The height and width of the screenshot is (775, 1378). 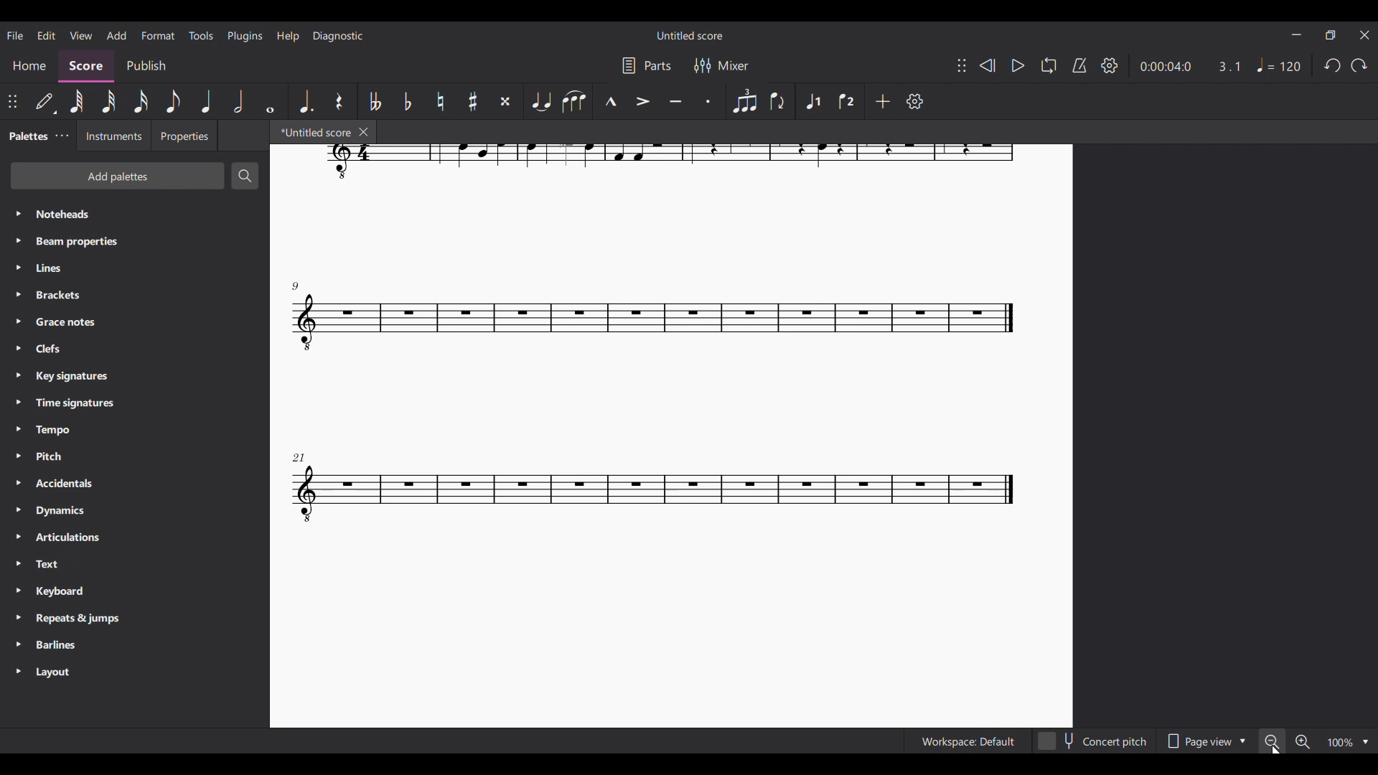 What do you see at coordinates (133, 241) in the screenshot?
I see `Beam properties` at bounding box center [133, 241].